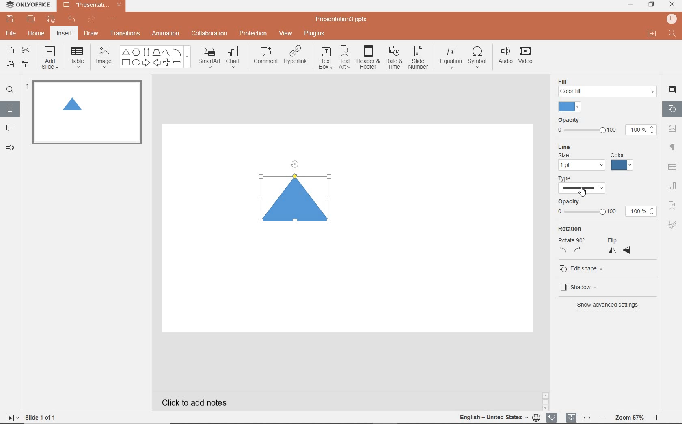  I want to click on start slideshow, so click(10, 419).